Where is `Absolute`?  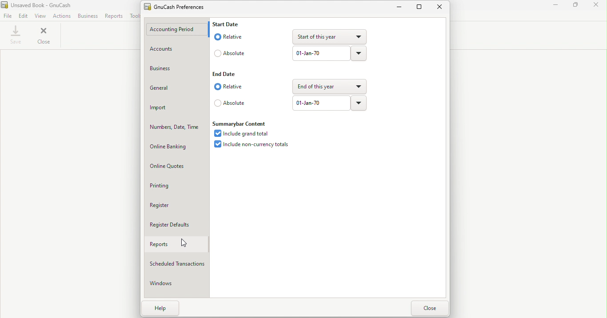
Absolute is located at coordinates (232, 54).